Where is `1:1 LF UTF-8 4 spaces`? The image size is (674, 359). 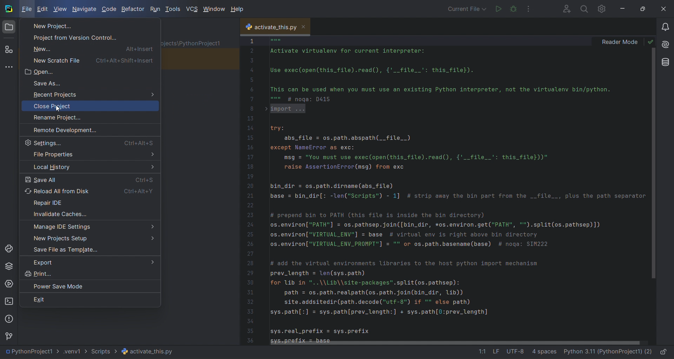
1:1 LF UTF-8 4 spaces is located at coordinates (514, 352).